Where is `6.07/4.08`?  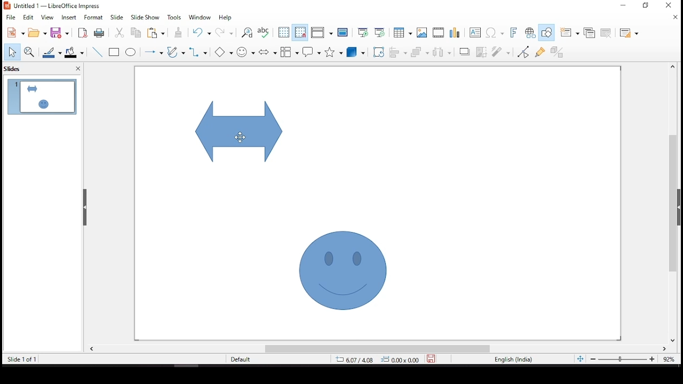
6.07/4.08 is located at coordinates (355, 359).